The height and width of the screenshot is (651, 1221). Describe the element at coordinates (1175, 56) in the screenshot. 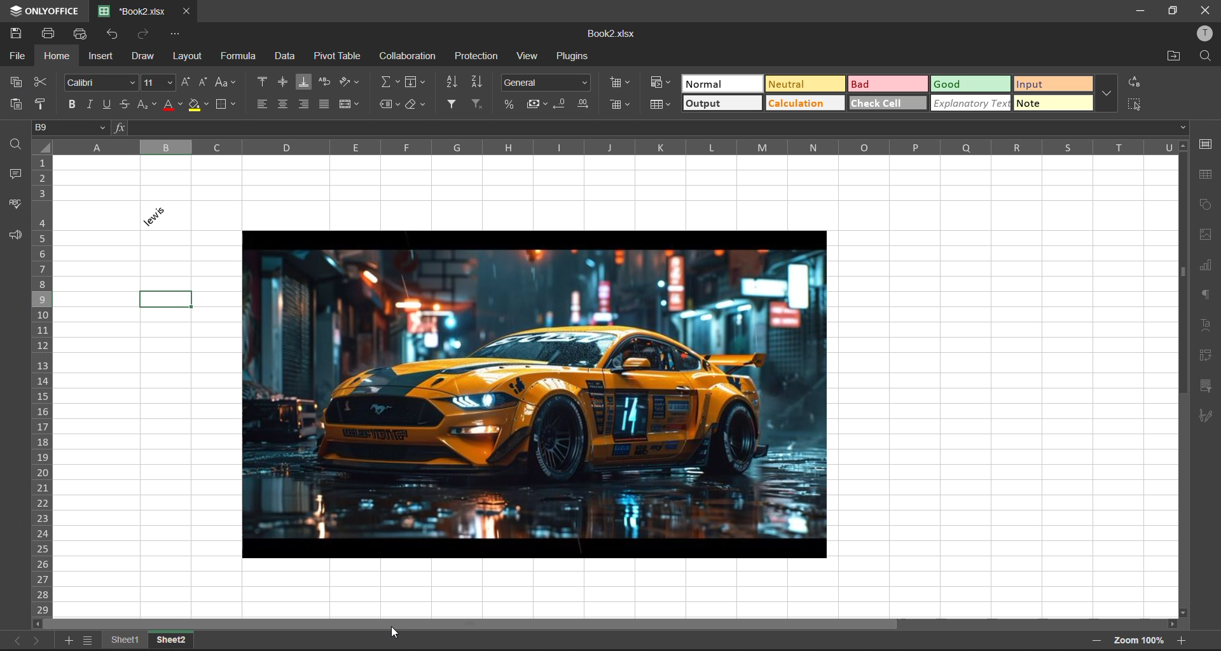

I see `open location` at that location.